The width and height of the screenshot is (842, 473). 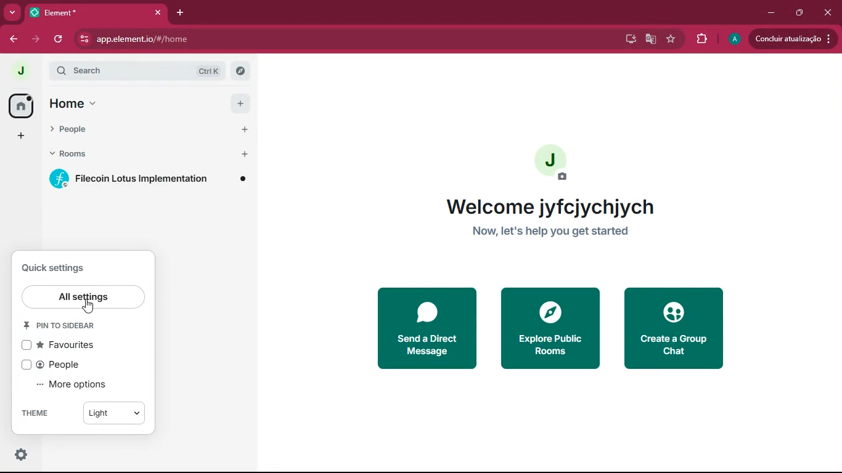 I want to click on profile picture, so click(x=555, y=164).